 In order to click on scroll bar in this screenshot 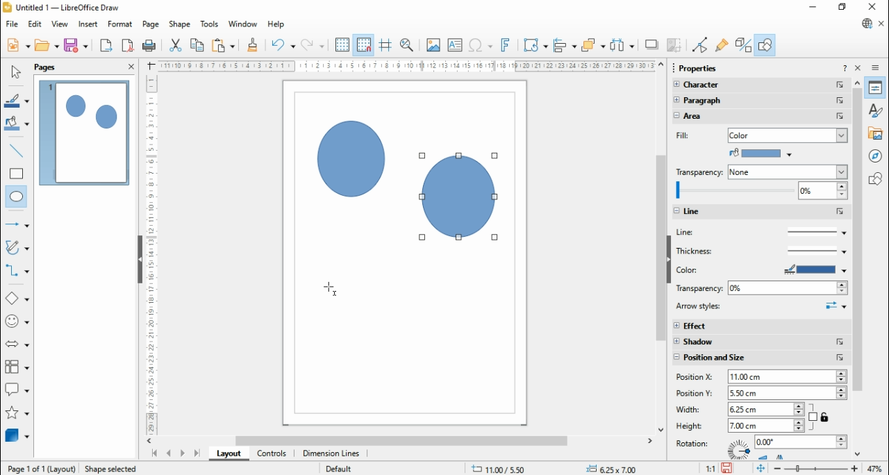, I will do `click(405, 440)`.